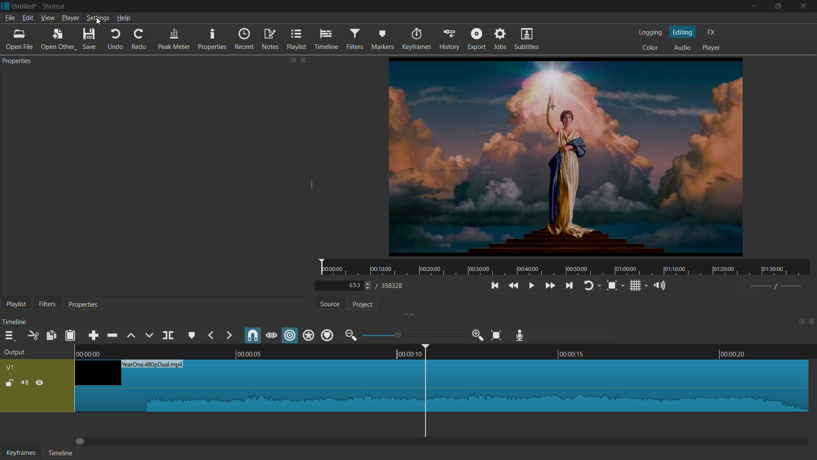 The height and width of the screenshot is (460, 817). What do you see at coordinates (353, 285) in the screenshot?
I see `current frame` at bounding box center [353, 285].